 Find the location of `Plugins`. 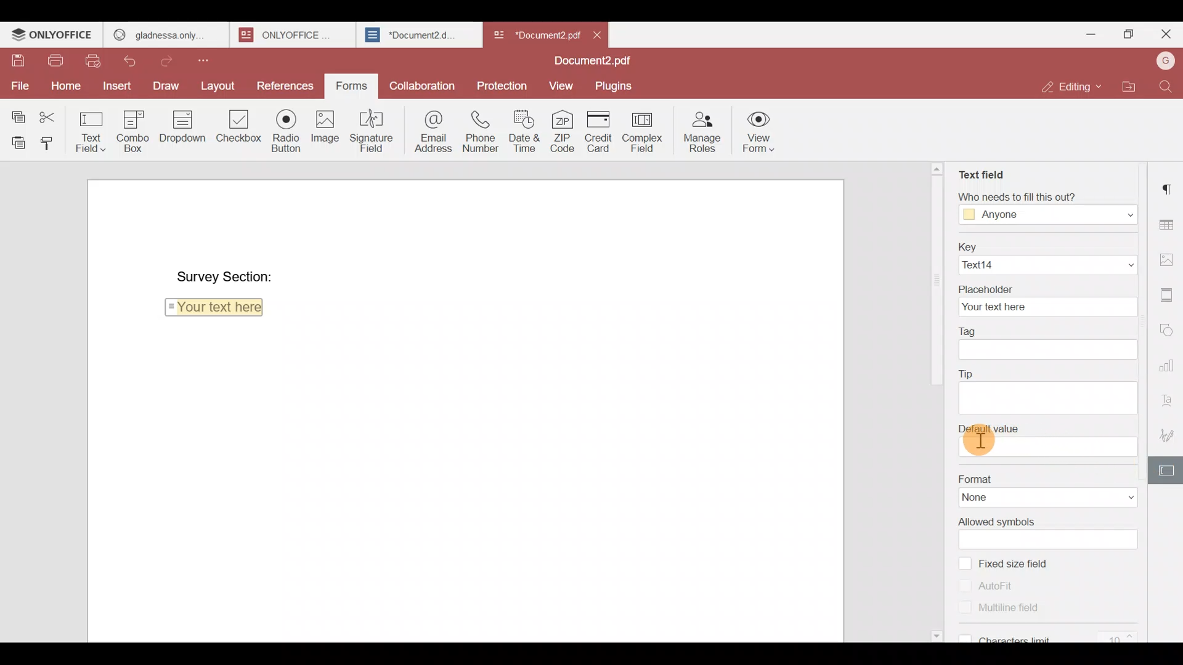

Plugins is located at coordinates (614, 85).